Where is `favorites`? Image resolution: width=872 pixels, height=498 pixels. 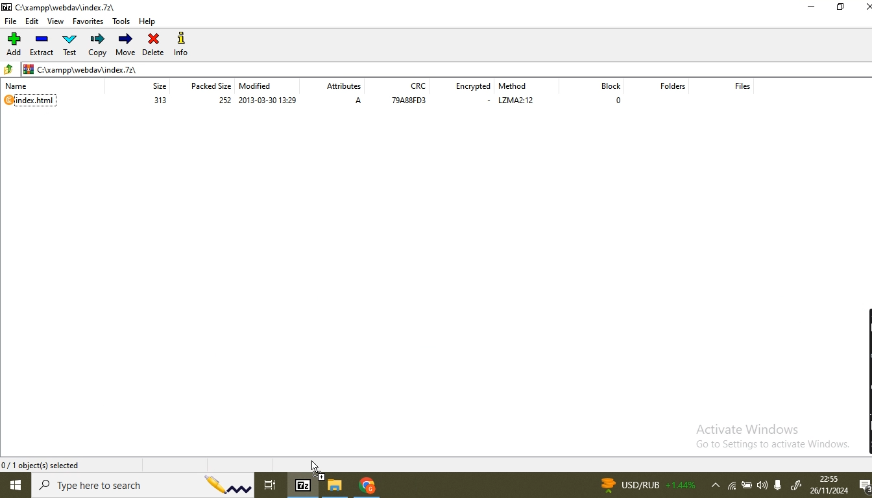 favorites is located at coordinates (89, 21).